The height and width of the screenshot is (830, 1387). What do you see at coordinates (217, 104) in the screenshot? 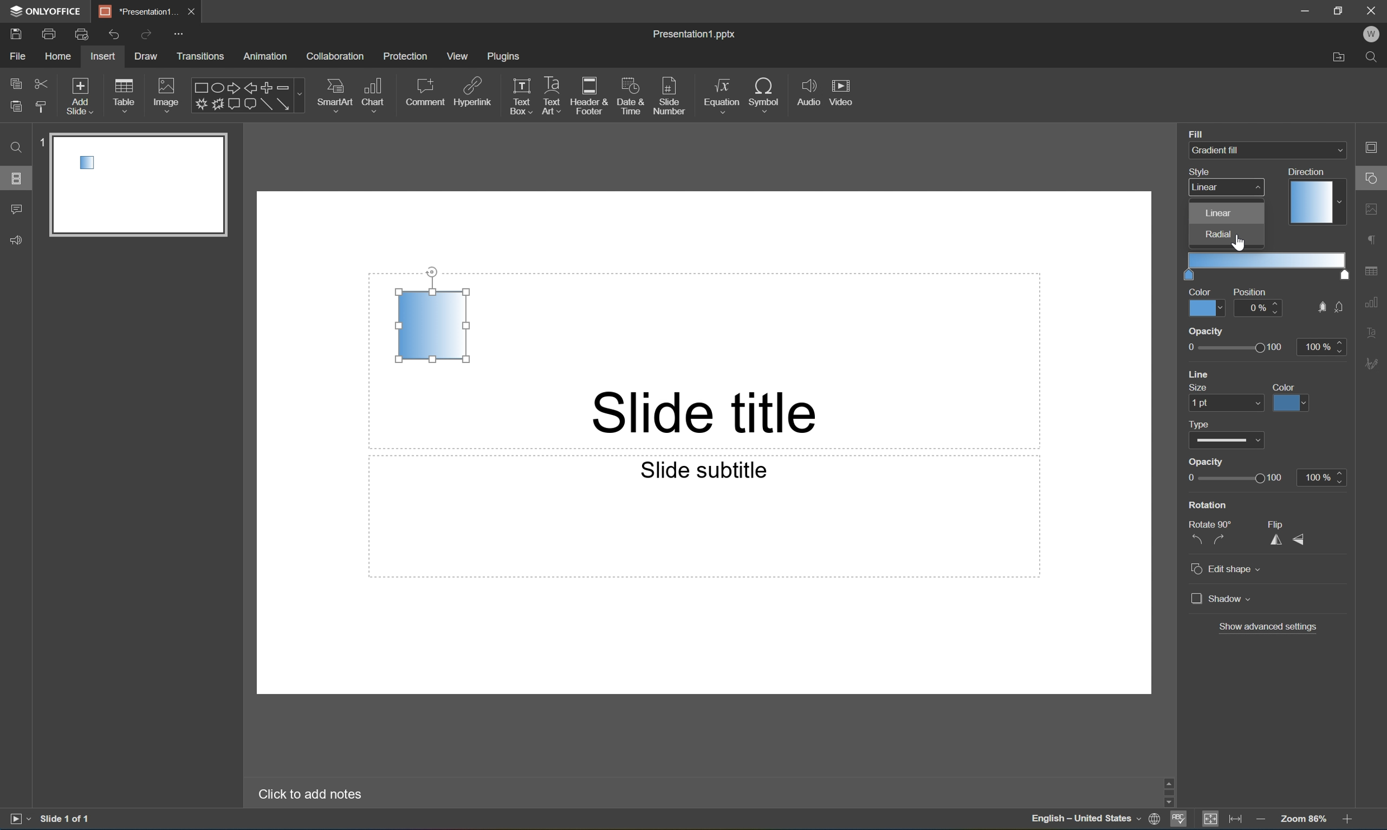
I see `` at bounding box center [217, 104].